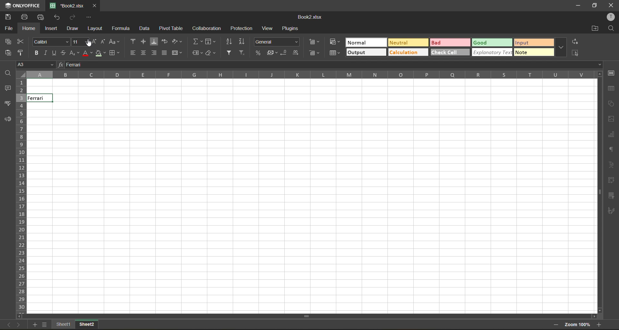 Image resolution: width=619 pixels, height=330 pixels. What do you see at coordinates (39, 98) in the screenshot?
I see `Ferrari` at bounding box center [39, 98].